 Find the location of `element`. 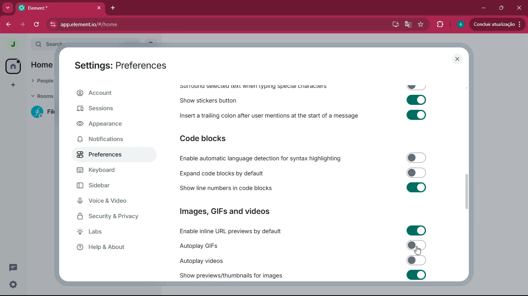

element is located at coordinates (60, 8).